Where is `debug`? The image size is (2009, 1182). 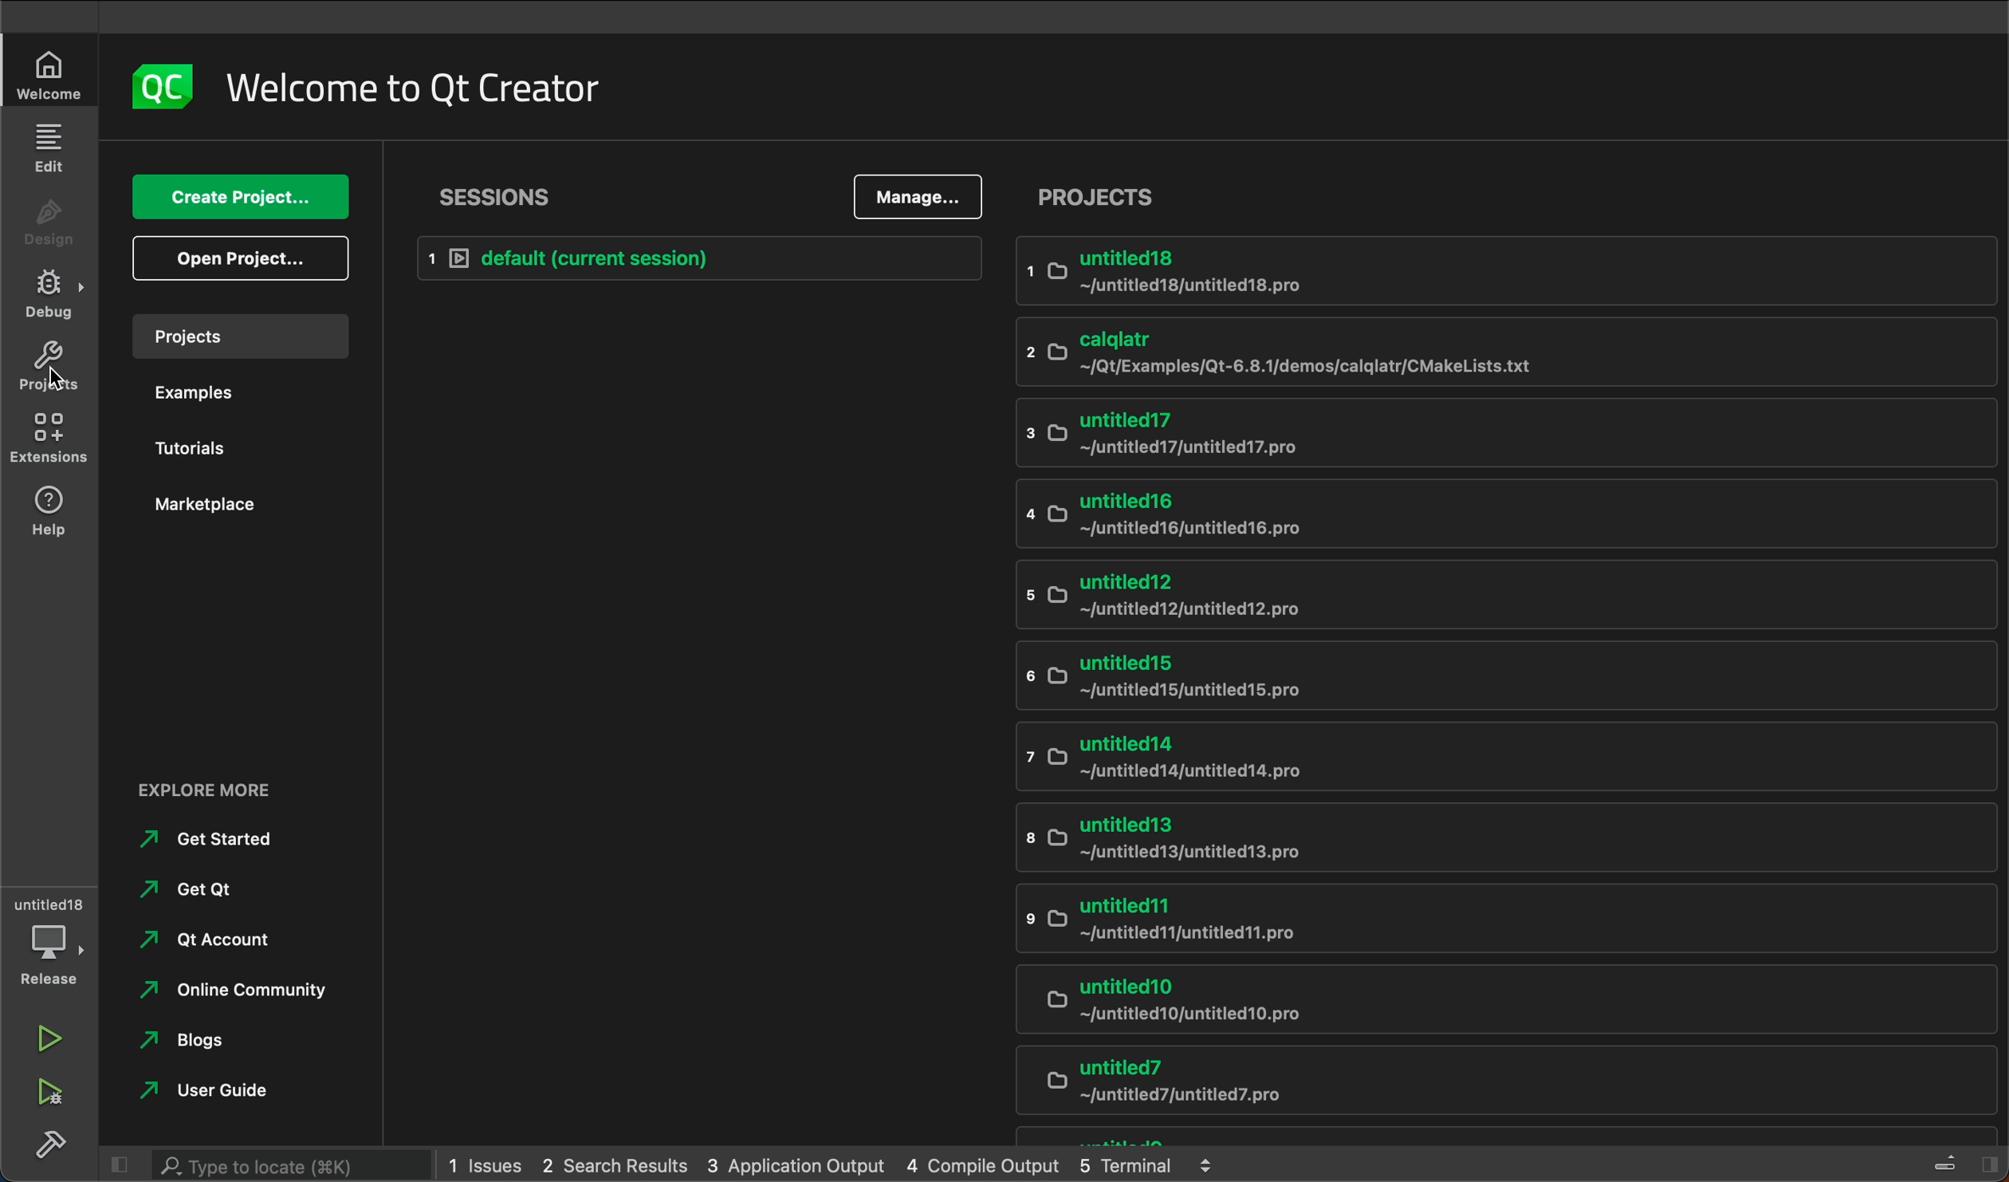 debug is located at coordinates (48, 291).